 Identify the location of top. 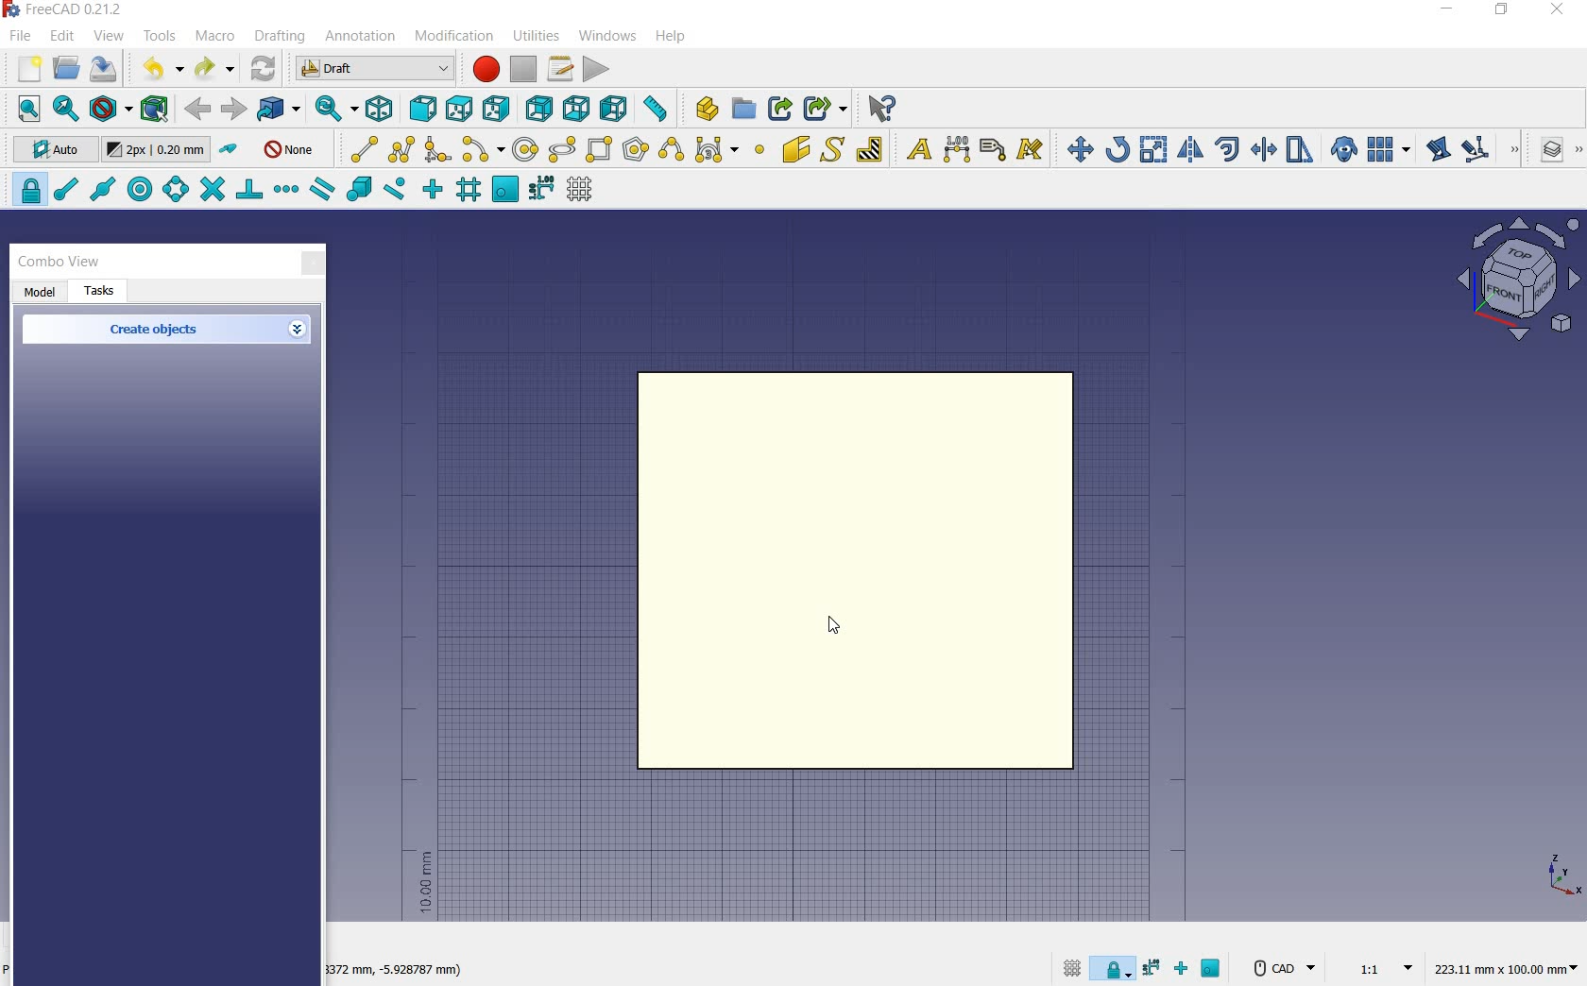
(460, 108).